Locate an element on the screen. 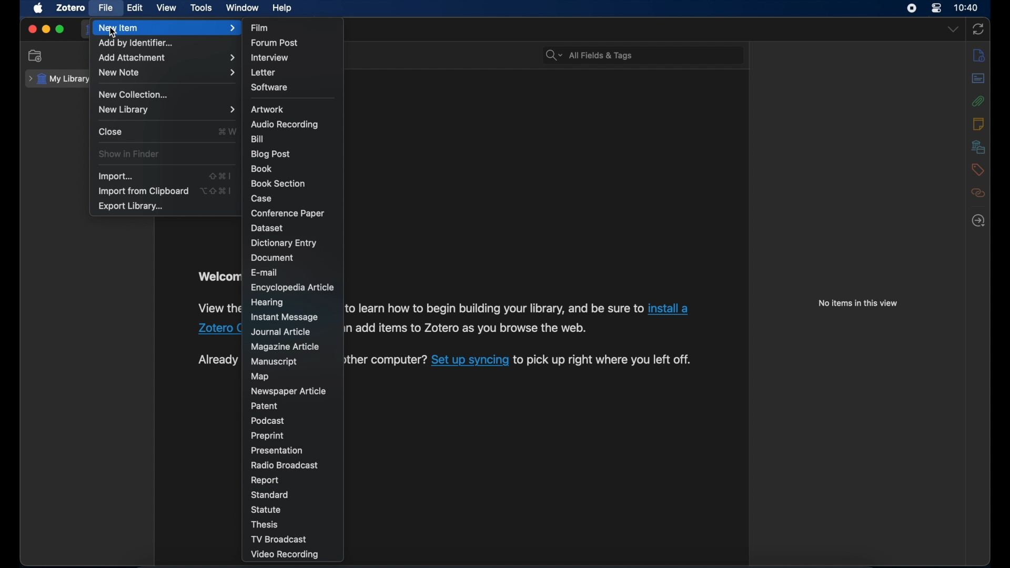  info is located at coordinates (979, 56).